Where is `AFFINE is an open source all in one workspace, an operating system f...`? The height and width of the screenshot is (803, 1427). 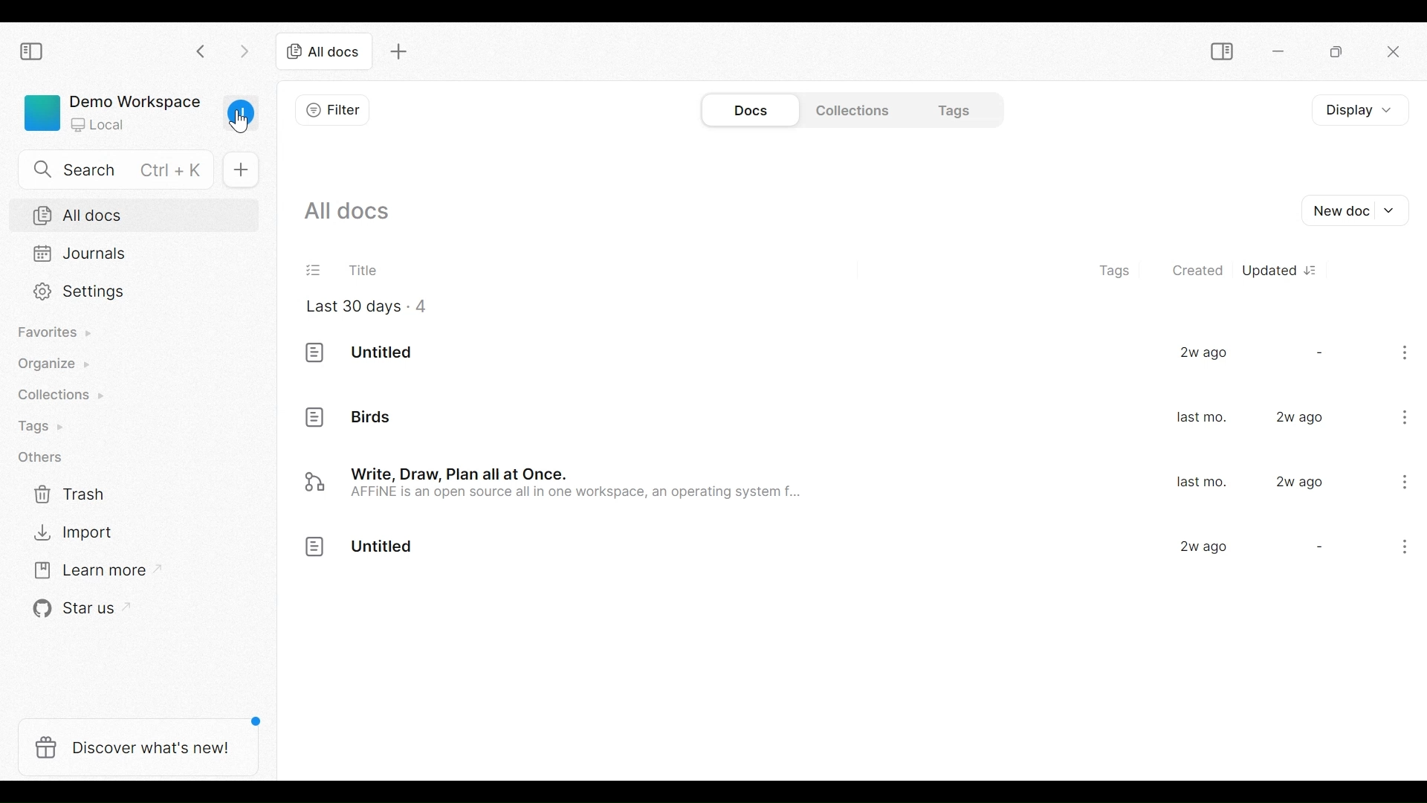 AFFINE is an open source all in one workspace, an operating system f... is located at coordinates (583, 496).